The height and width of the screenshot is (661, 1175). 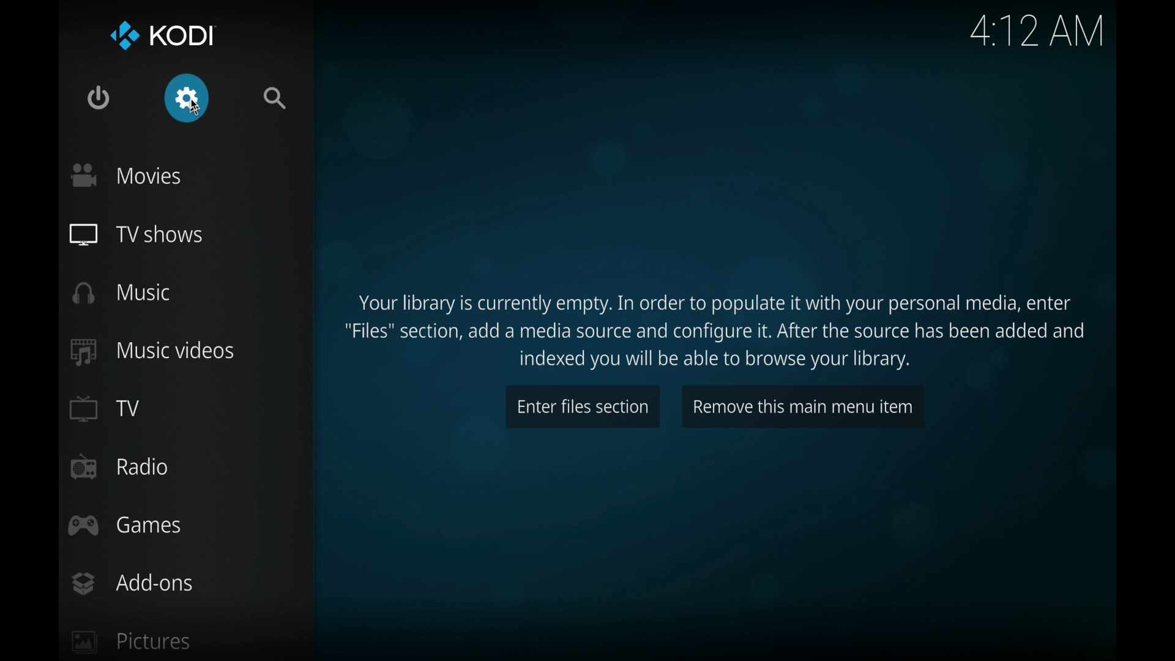 What do you see at coordinates (99, 97) in the screenshot?
I see `quit kodi` at bounding box center [99, 97].